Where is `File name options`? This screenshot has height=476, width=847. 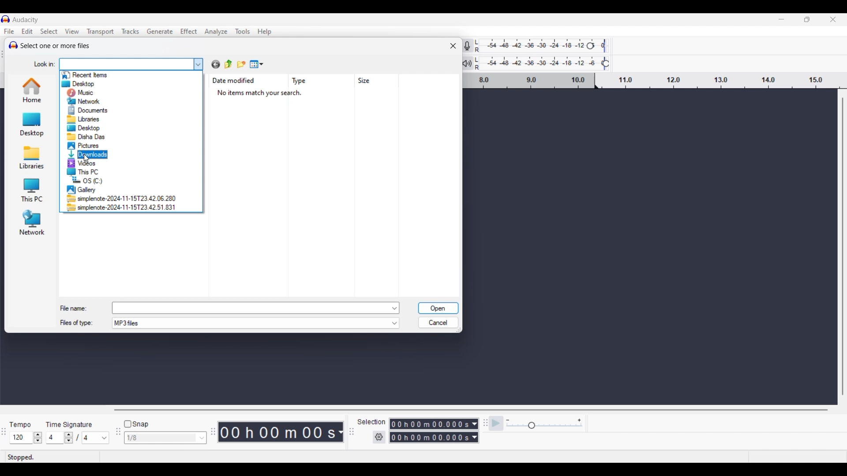
File name options is located at coordinates (395, 308).